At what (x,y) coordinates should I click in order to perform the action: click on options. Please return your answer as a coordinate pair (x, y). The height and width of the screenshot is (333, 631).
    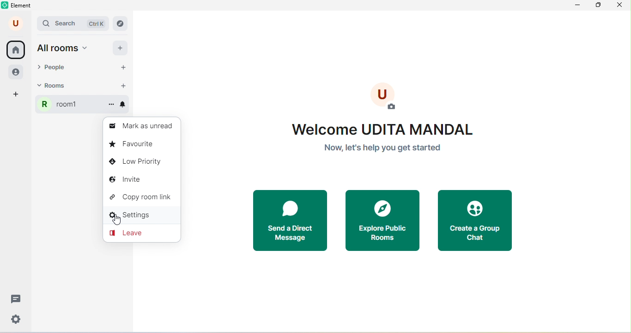
    Looking at the image, I should click on (112, 103).